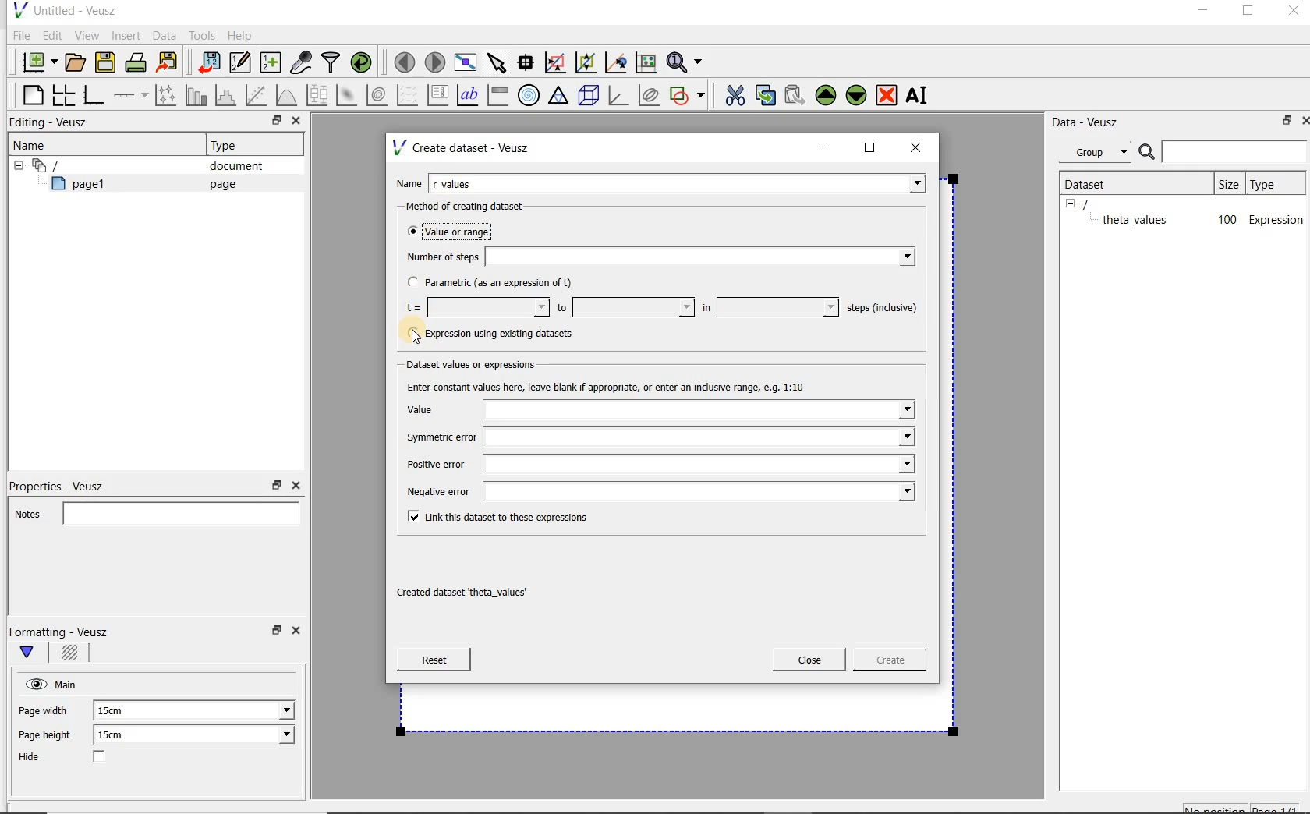  What do you see at coordinates (658, 438) in the screenshot?
I see `Symmetric error` at bounding box center [658, 438].